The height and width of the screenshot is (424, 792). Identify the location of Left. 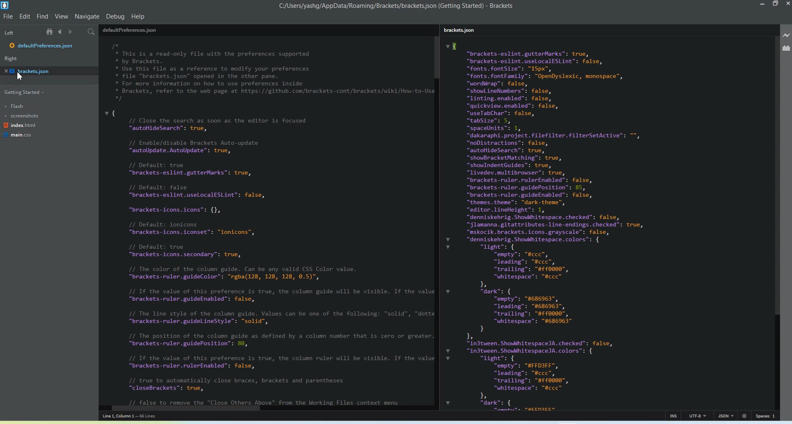
(9, 33).